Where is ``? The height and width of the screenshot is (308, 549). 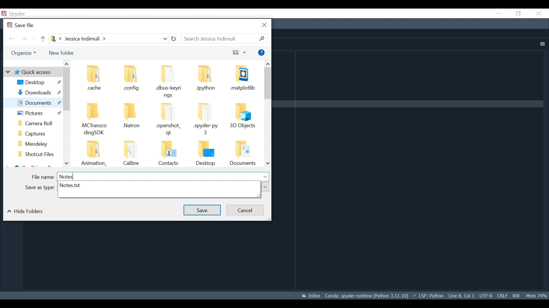  is located at coordinates (38, 188).